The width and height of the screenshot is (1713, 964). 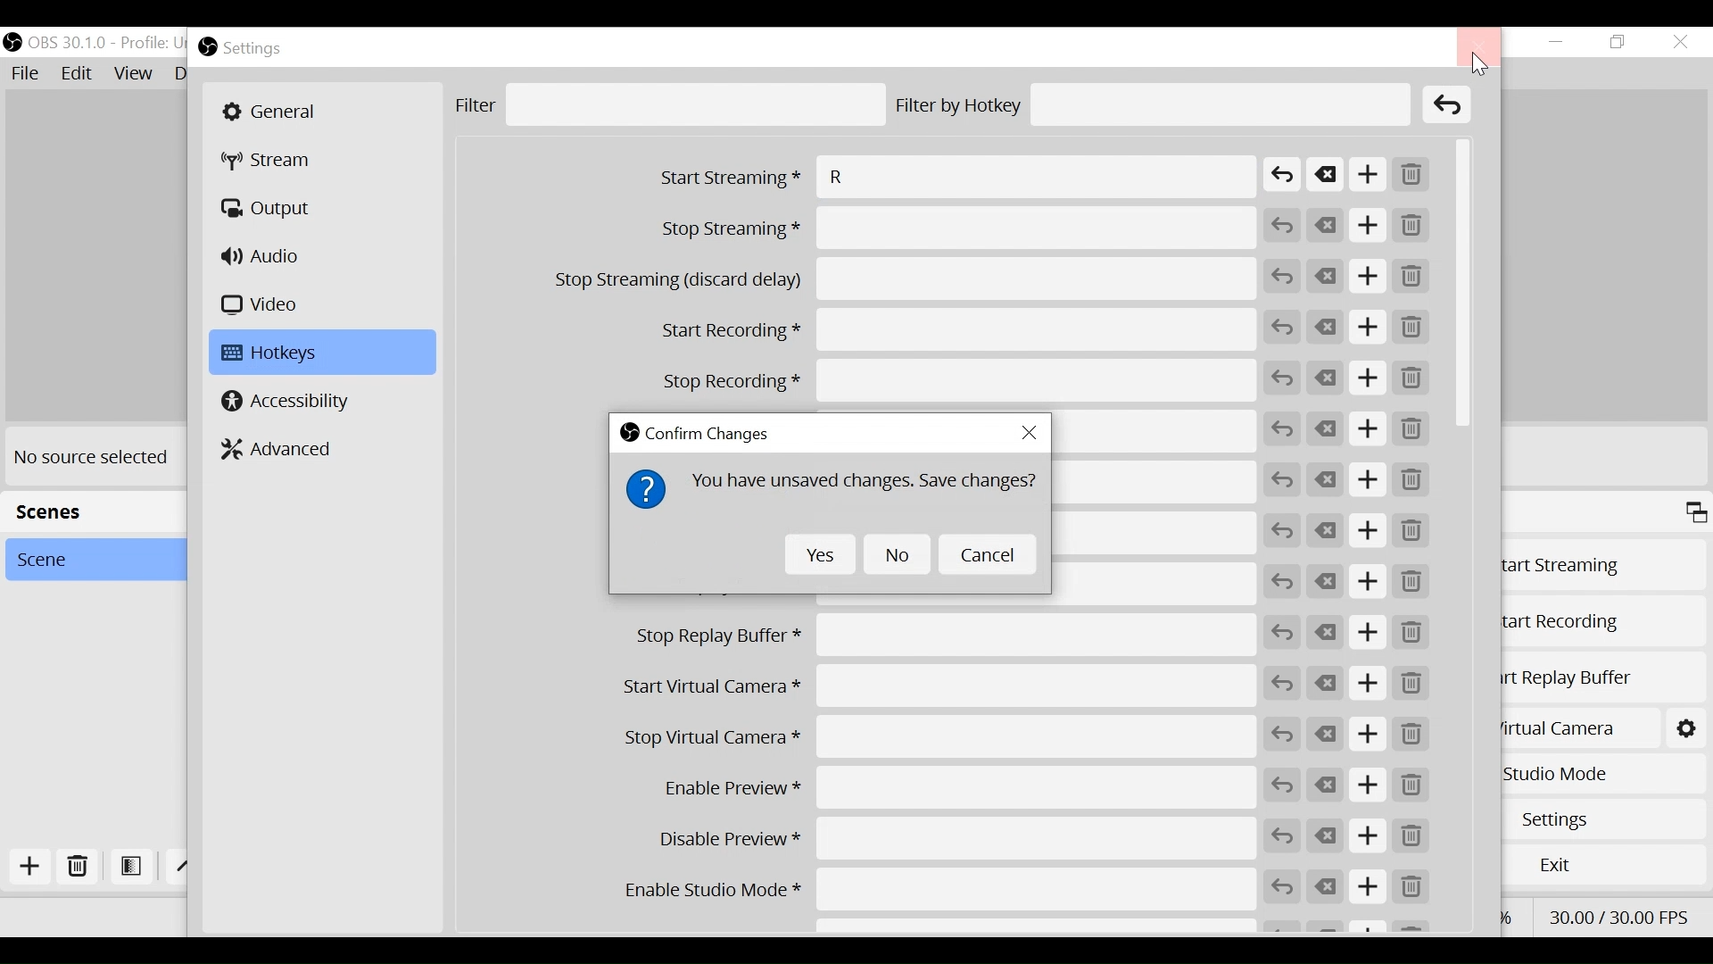 I want to click on Clear, so click(x=1327, y=886).